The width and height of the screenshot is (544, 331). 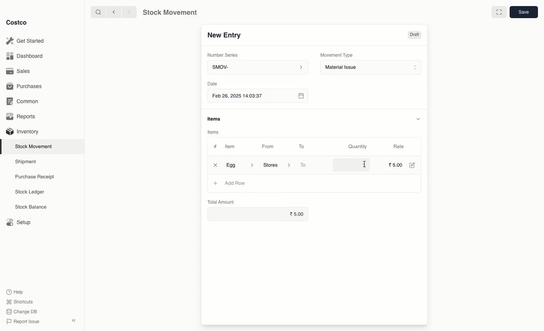 I want to click on Stock Movement, so click(x=168, y=12).